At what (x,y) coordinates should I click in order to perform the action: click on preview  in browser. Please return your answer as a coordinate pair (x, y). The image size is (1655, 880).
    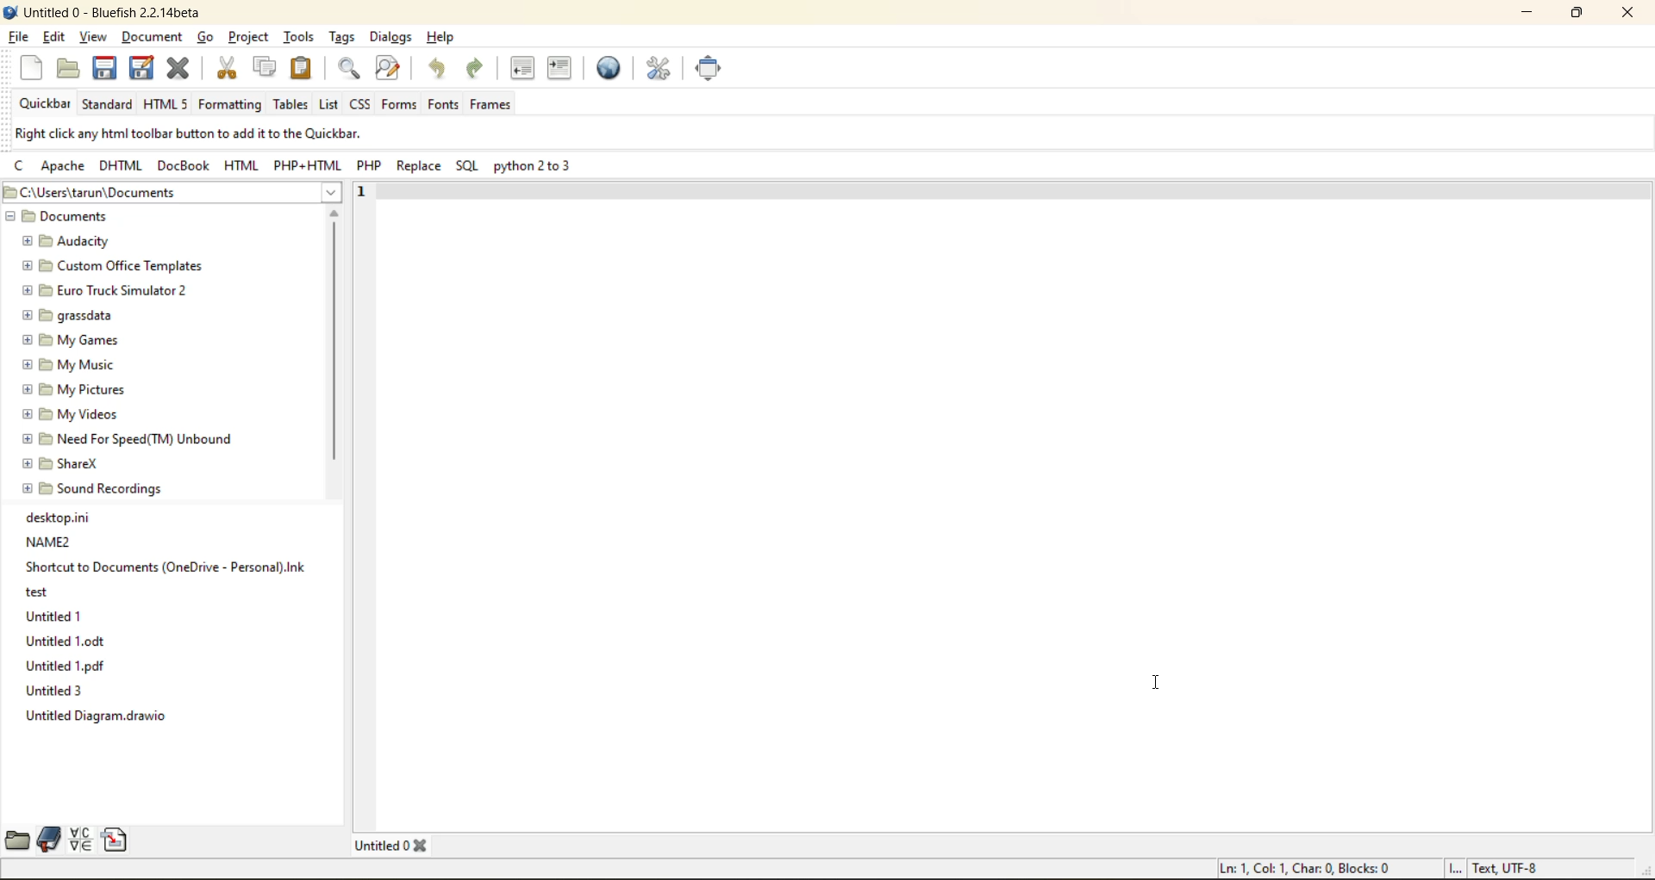
    Looking at the image, I should click on (614, 68).